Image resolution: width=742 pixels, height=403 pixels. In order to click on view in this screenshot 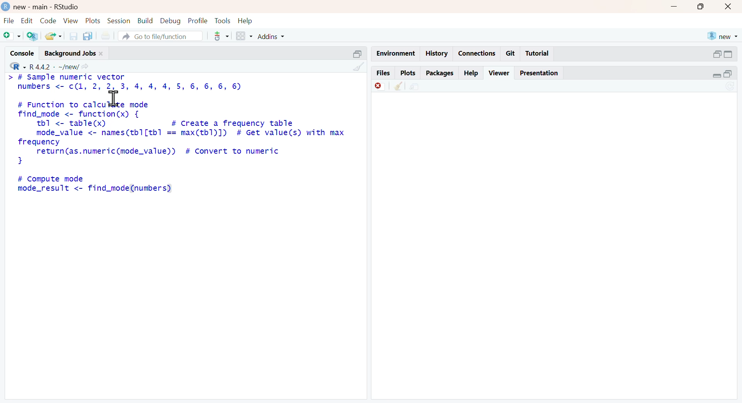, I will do `click(71, 20)`.